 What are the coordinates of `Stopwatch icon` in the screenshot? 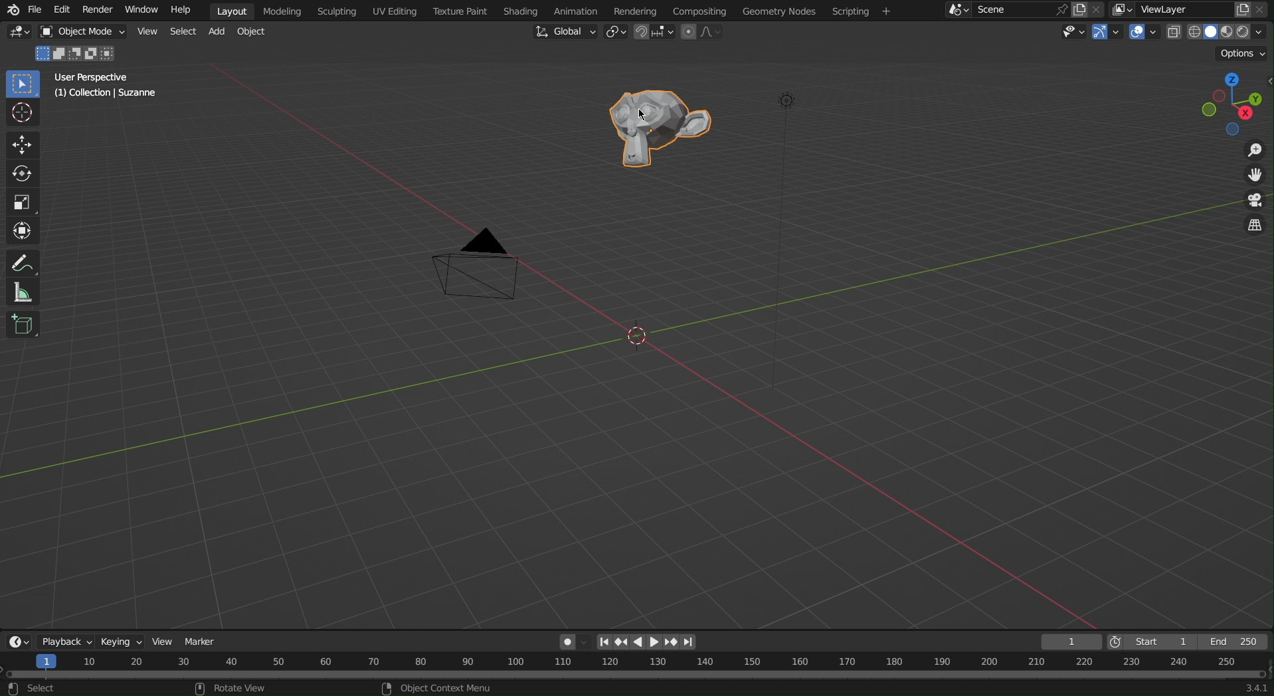 It's located at (1117, 642).